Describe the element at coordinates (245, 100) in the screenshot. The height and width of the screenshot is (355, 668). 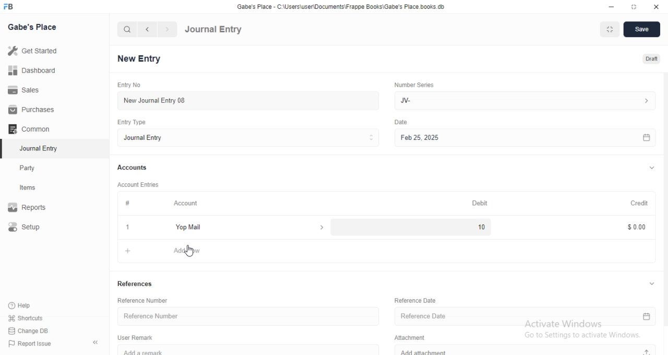
I see `New Journal Entry 08` at that location.